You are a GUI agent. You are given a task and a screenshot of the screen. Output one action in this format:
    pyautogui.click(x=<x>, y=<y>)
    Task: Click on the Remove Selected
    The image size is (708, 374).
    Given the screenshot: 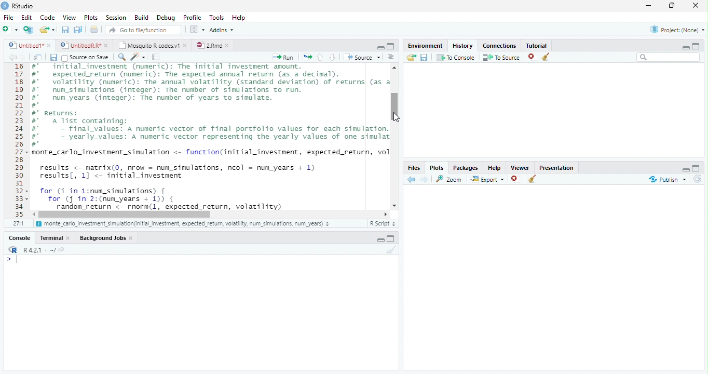 What is the action you would take?
    pyautogui.click(x=533, y=57)
    